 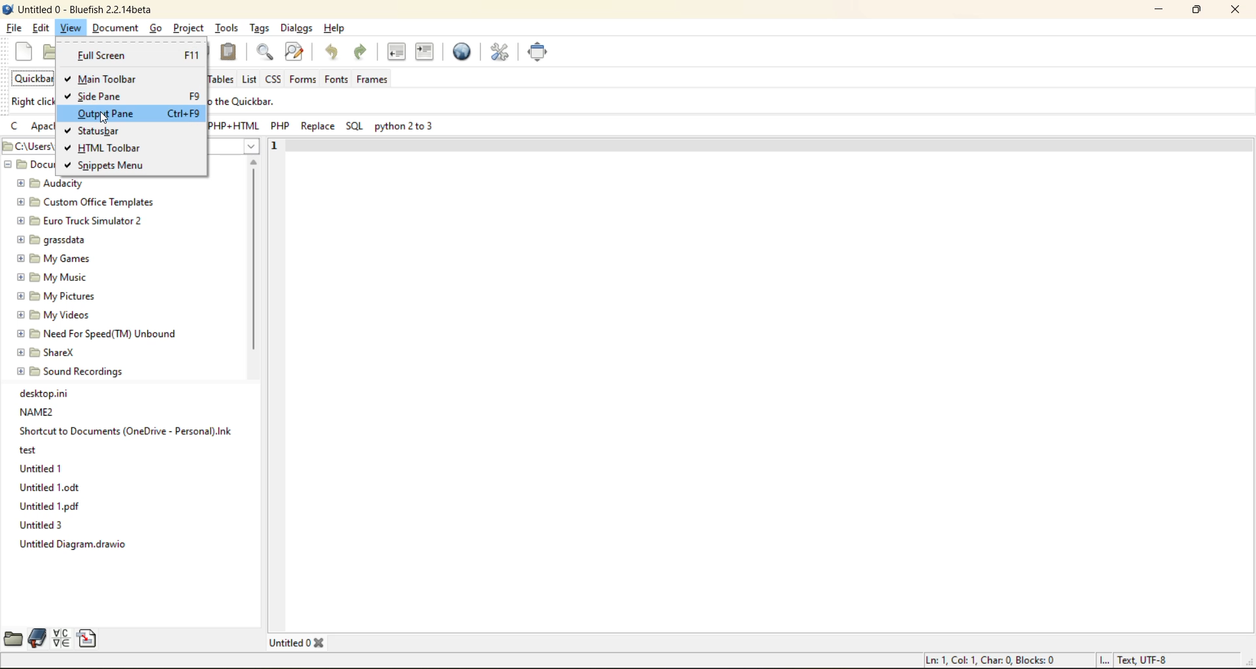 I want to click on find and replace, so click(x=298, y=54).